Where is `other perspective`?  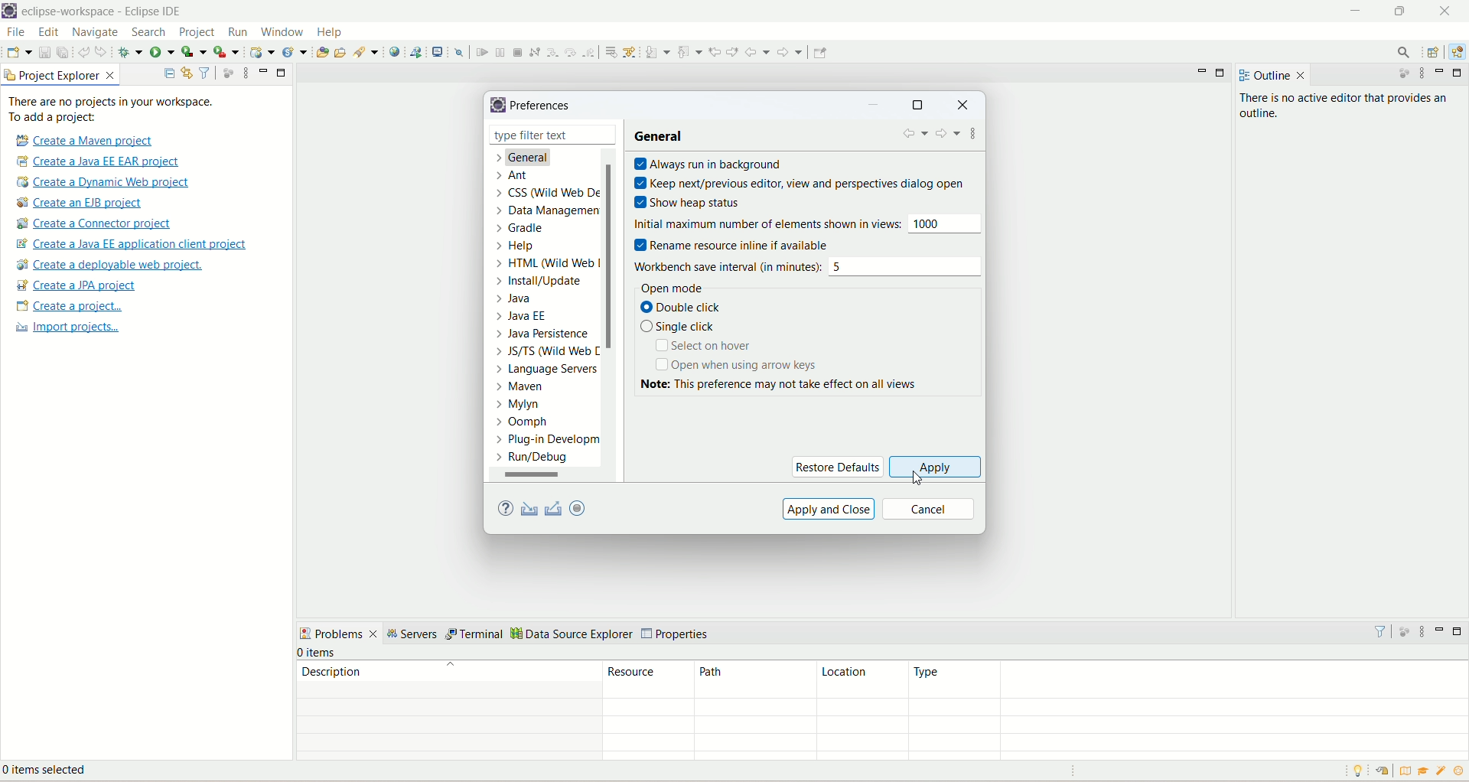
other perspective is located at coordinates (1435, 53).